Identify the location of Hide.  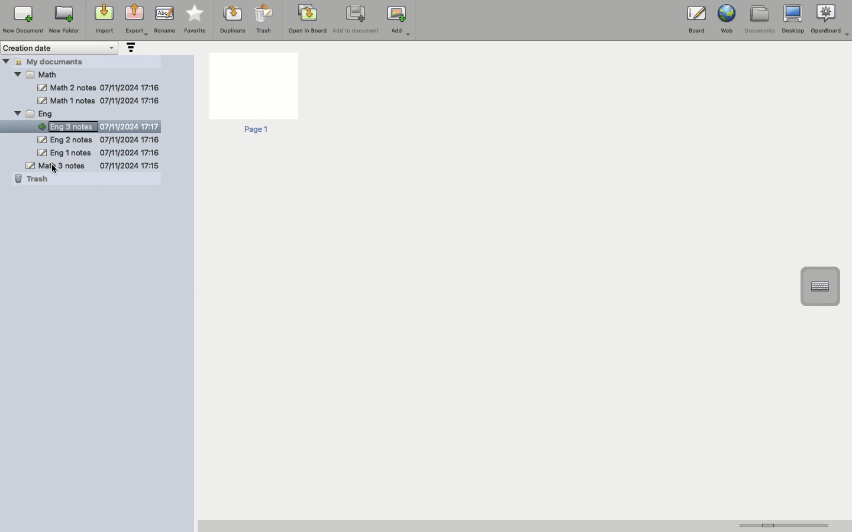
(6, 61).